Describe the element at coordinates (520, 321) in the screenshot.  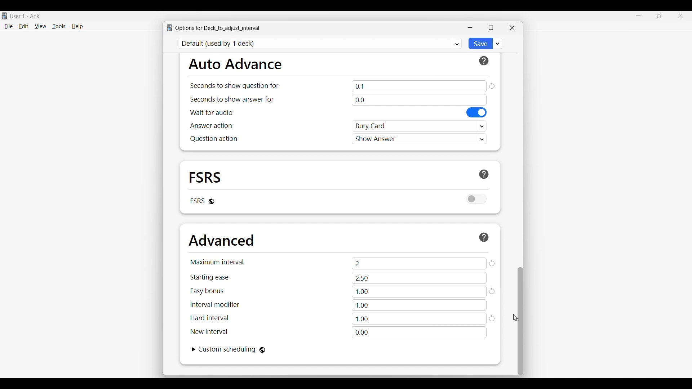
I see `Vertical slide bar` at that location.